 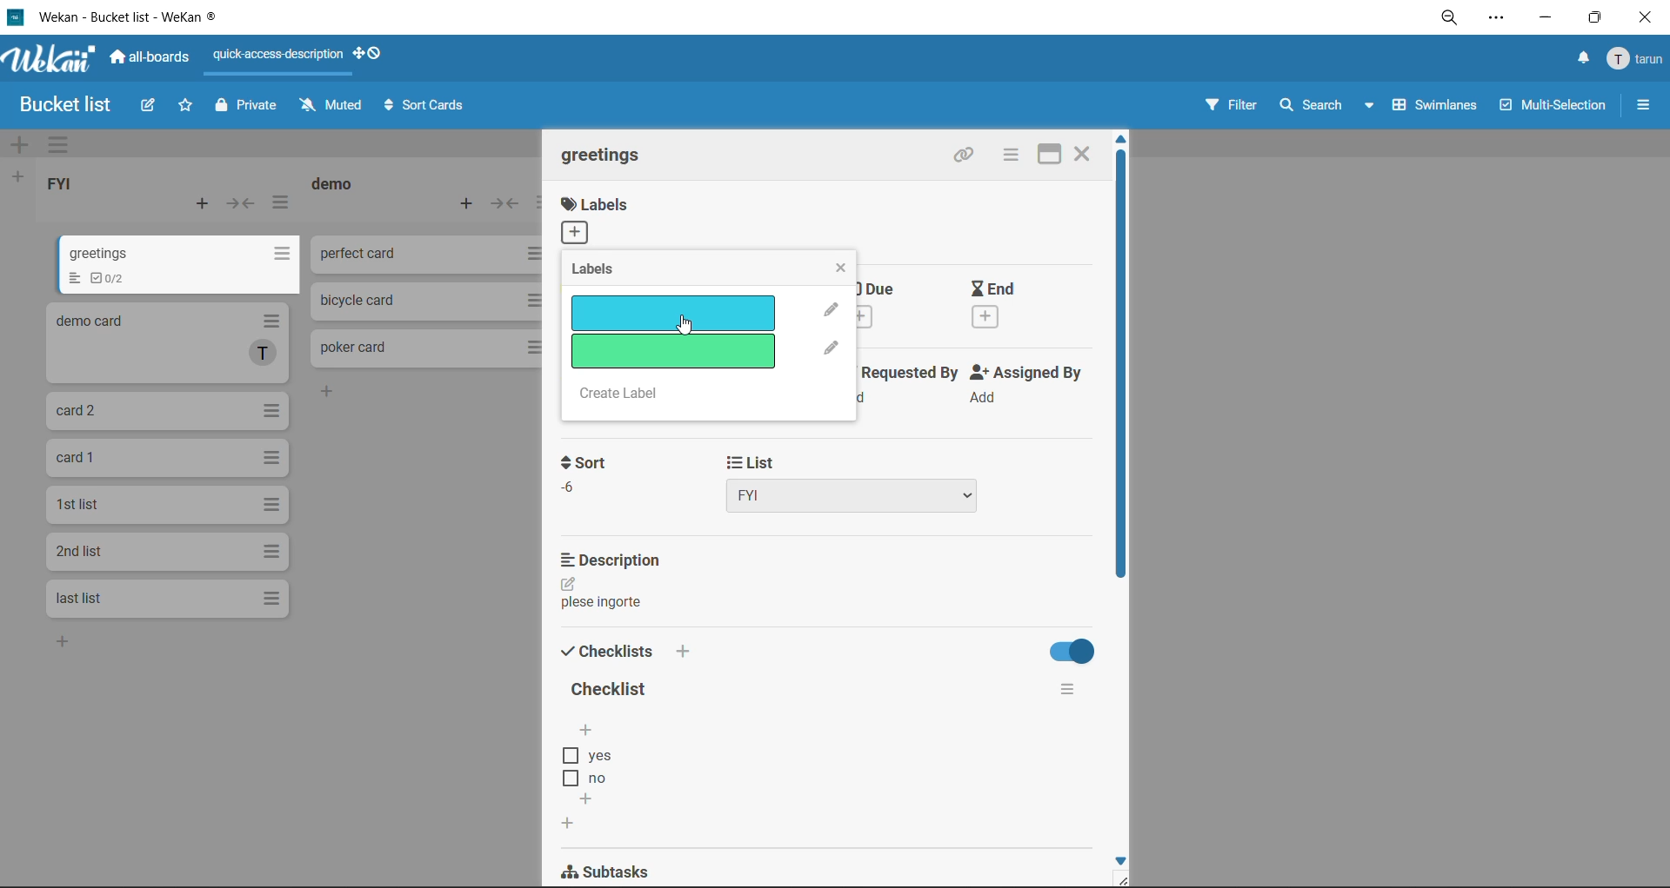 I want to click on sort cards, so click(x=427, y=104).